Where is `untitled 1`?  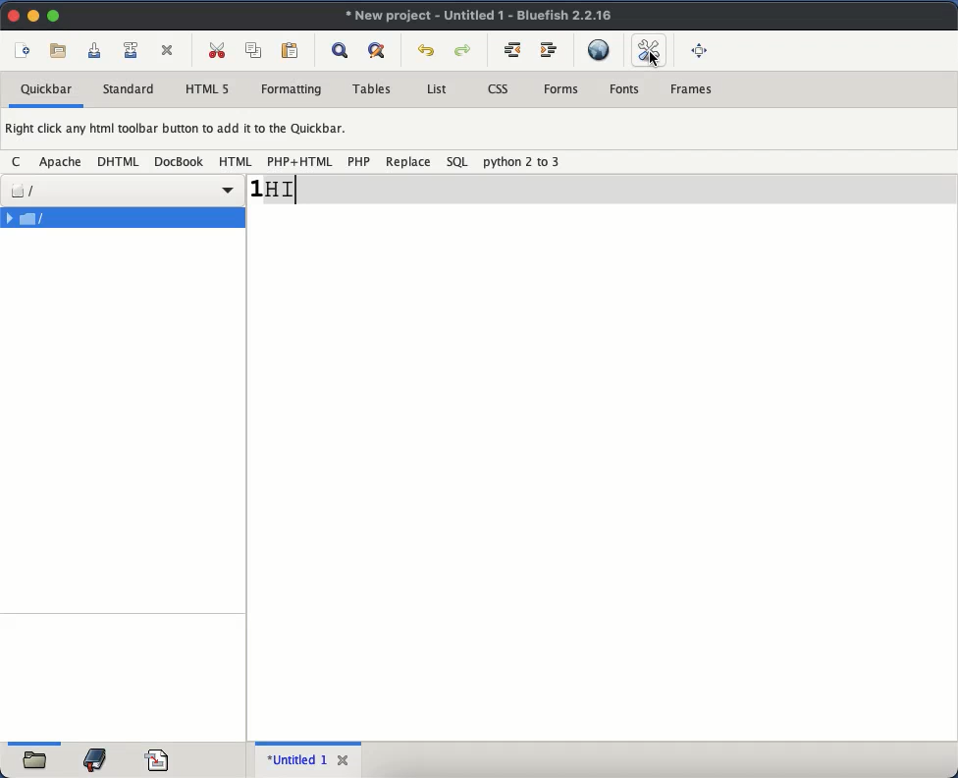
untitled 1 is located at coordinates (299, 759).